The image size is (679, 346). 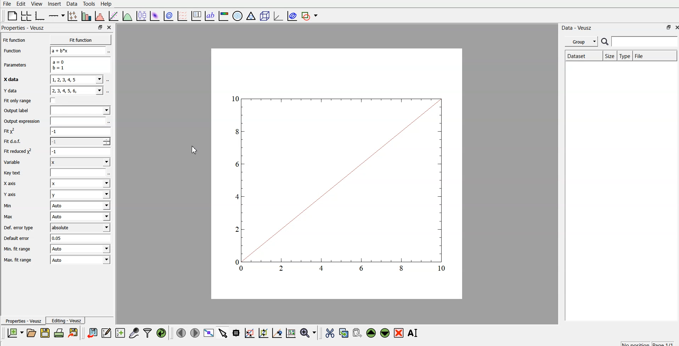 I want to click on cursor, so click(x=193, y=151).